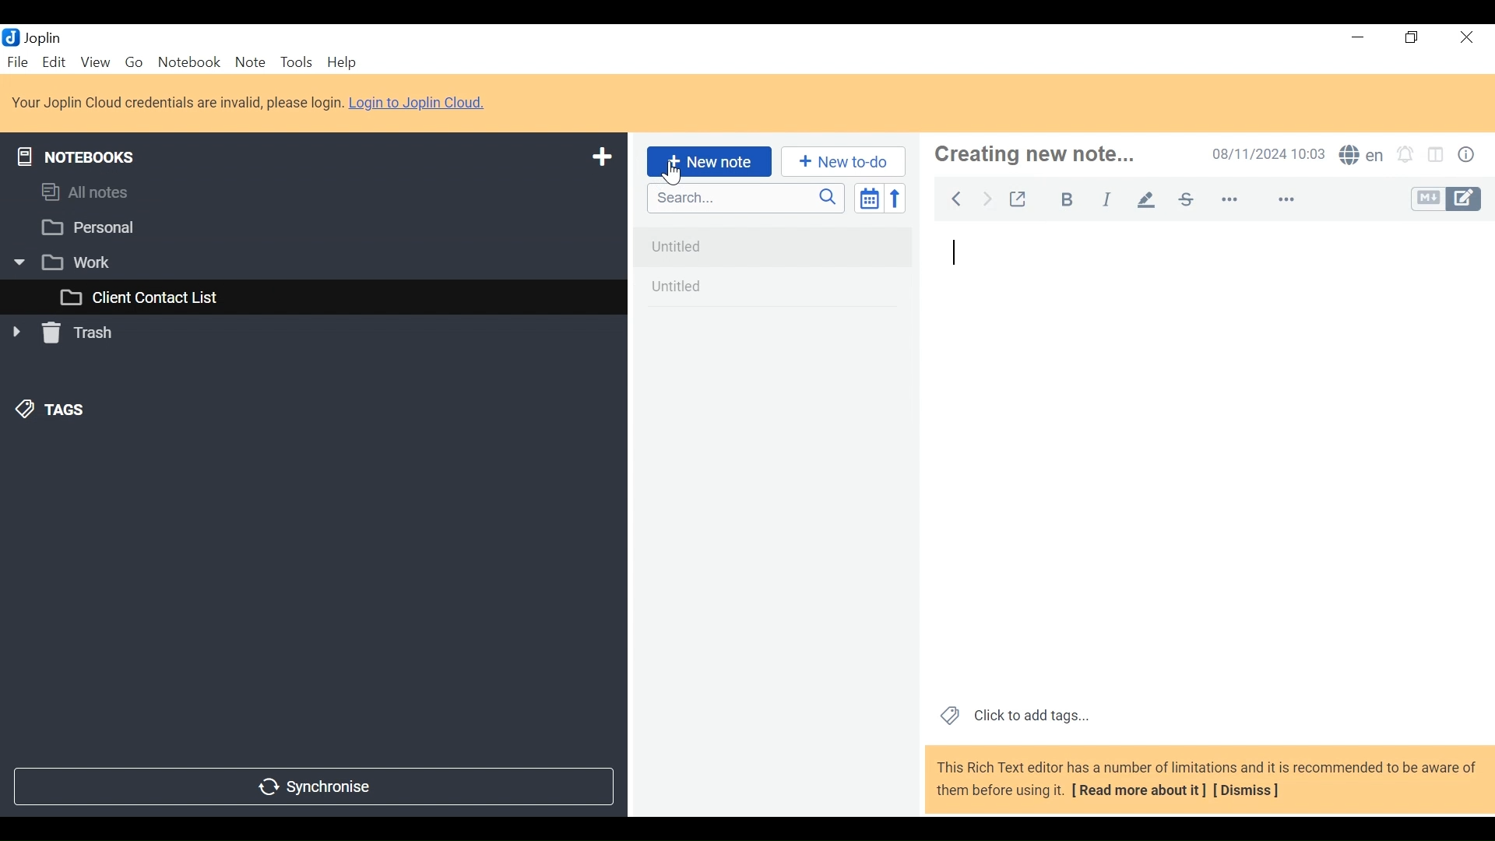 Image resolution: width=1495 pixels, height=841 pixels. What do you see at coordinates (304, 262) in the screenshot?
I see `Work` at bounding box center [304, 262].